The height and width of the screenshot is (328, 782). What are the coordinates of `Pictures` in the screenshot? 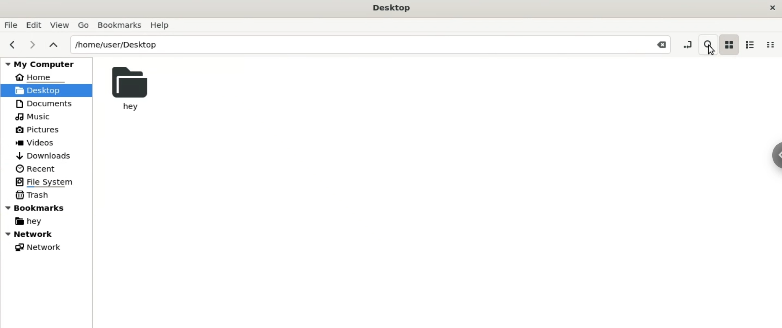 It's located at (37, 130).